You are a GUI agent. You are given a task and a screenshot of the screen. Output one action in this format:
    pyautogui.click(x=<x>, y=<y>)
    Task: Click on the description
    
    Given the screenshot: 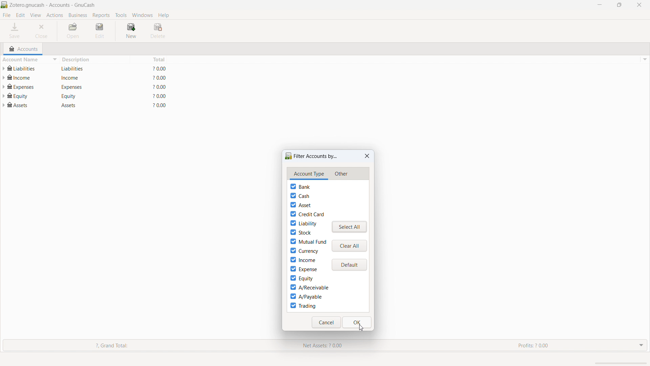 What is the action you would take?
    pyautogui.click(x=76, y=88)
    